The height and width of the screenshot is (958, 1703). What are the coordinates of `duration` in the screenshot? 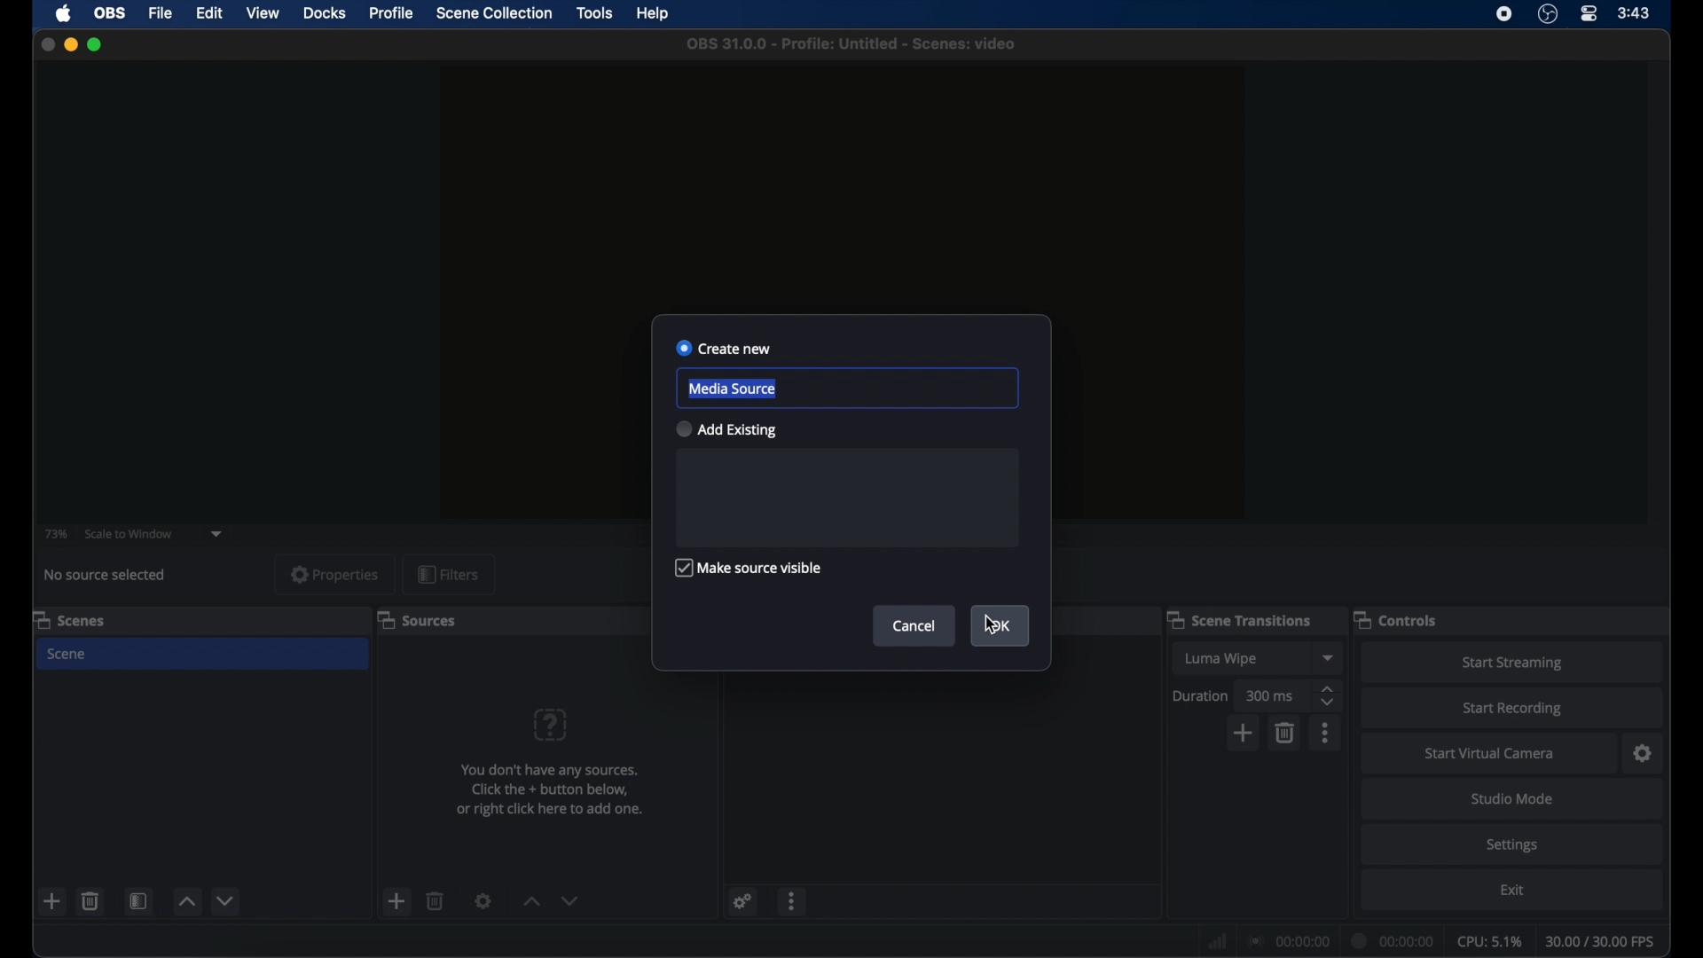 It's located at (1201, 697).